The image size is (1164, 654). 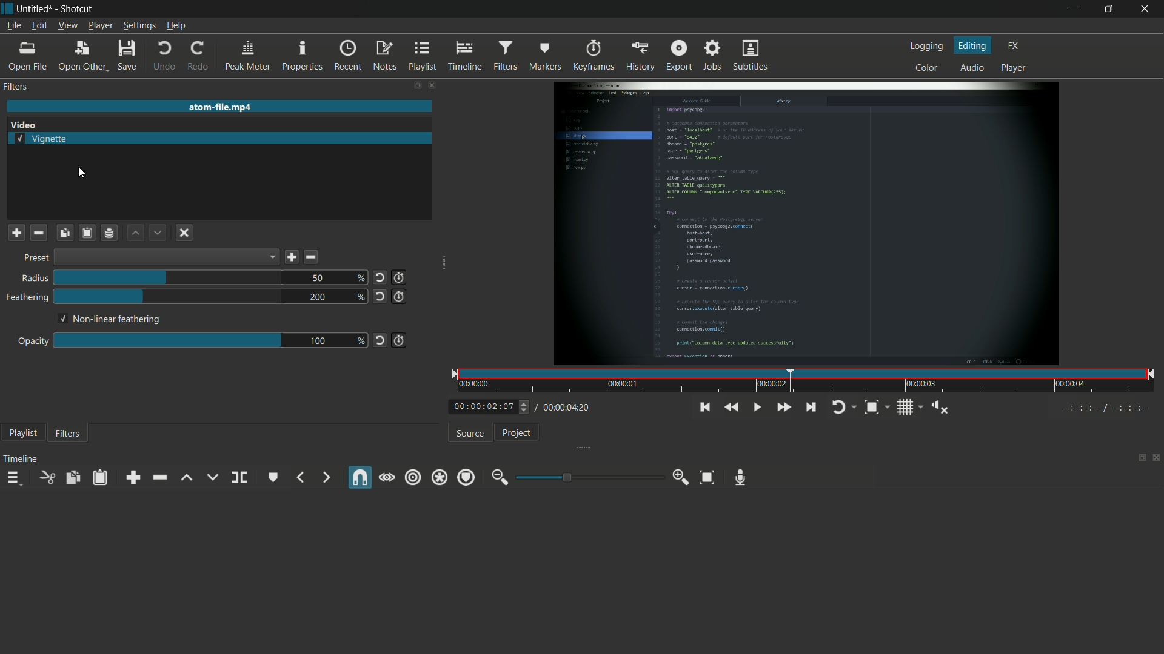 What do you see at coordinates (42, 138) in the screenshot?
I see `Vignette` at bounding box center [42, 138].